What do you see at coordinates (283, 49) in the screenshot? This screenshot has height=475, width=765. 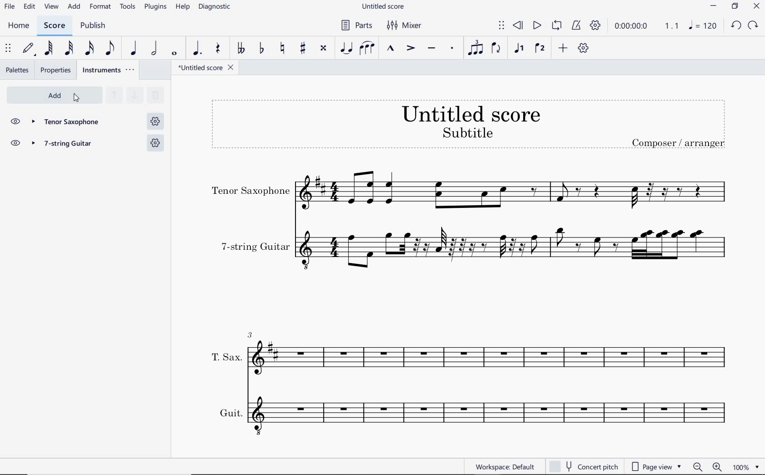 I see `TOGGLE NATURAL` at bounding box center [283, 49].